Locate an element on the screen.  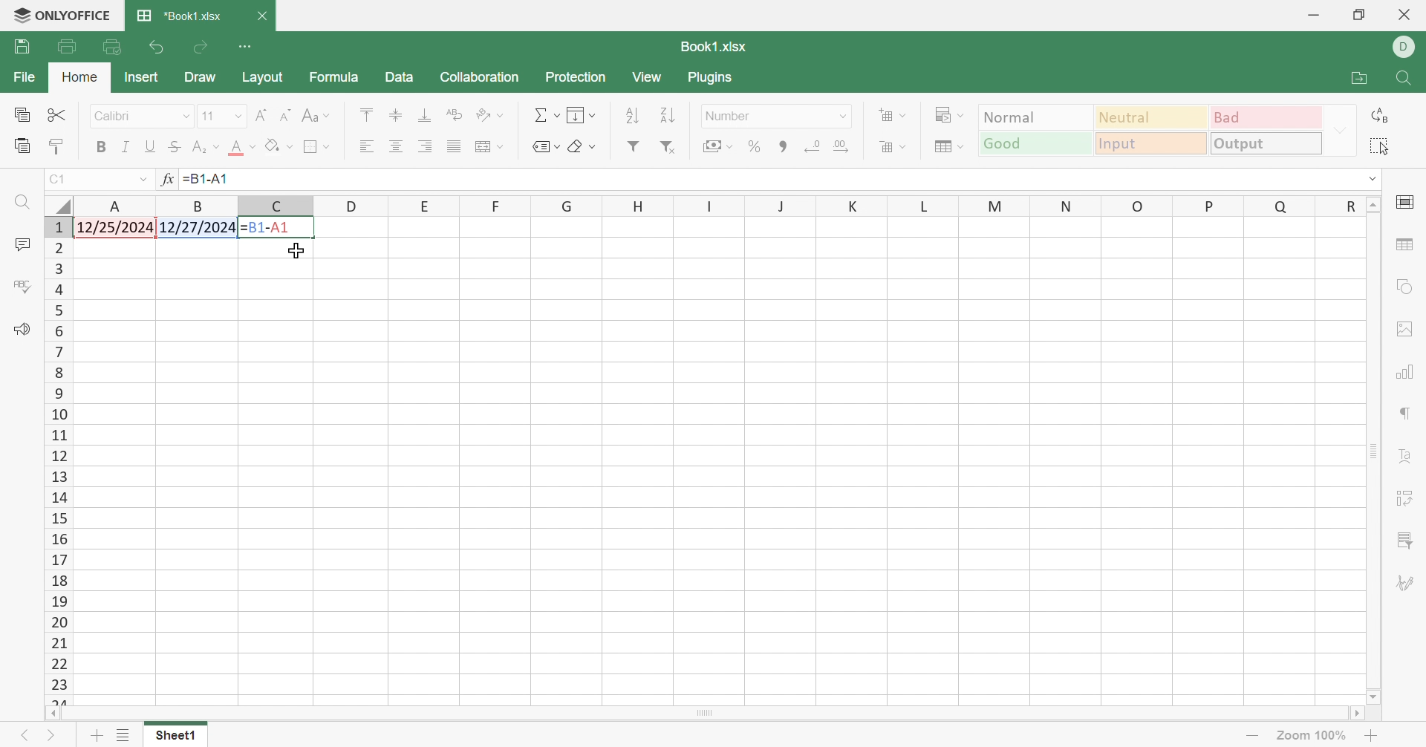
Insert is located at coordinates (141, 77).